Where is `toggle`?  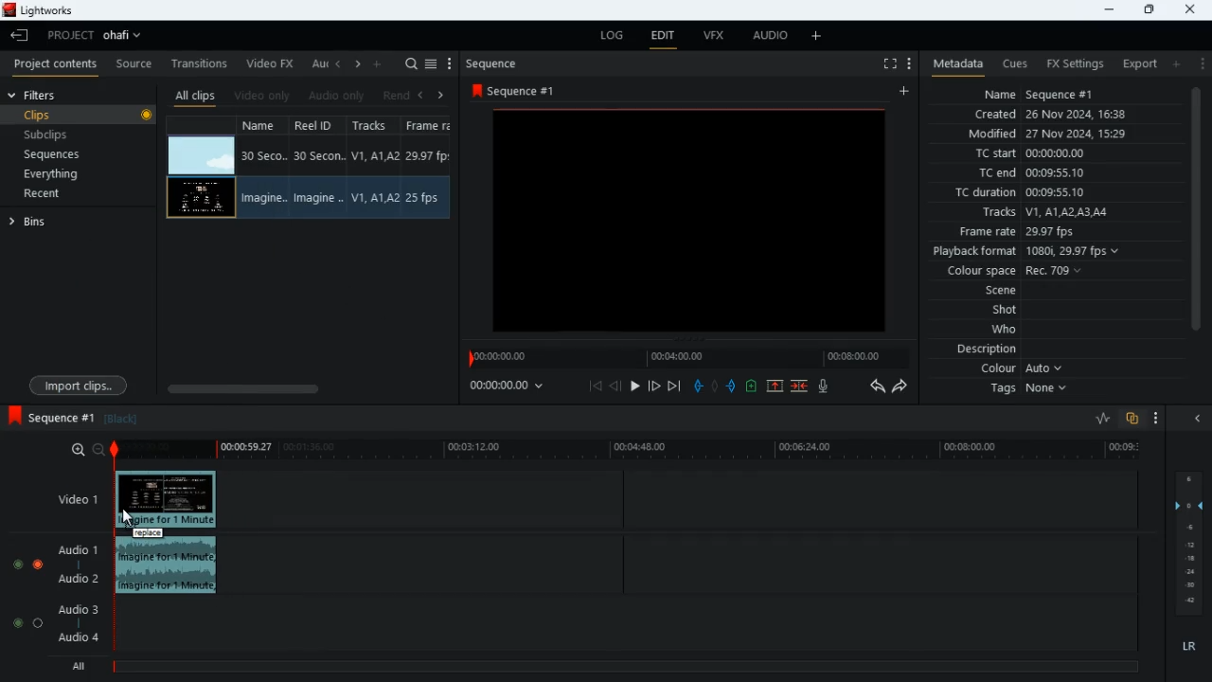 toggle is located at coordinates (16, 562).